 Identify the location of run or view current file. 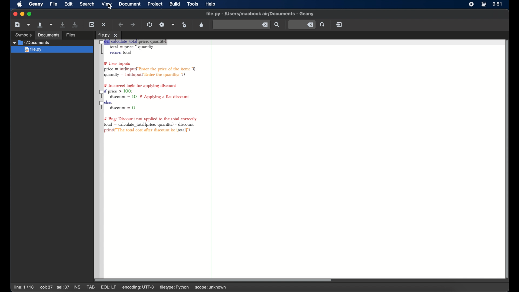
(185, 25).